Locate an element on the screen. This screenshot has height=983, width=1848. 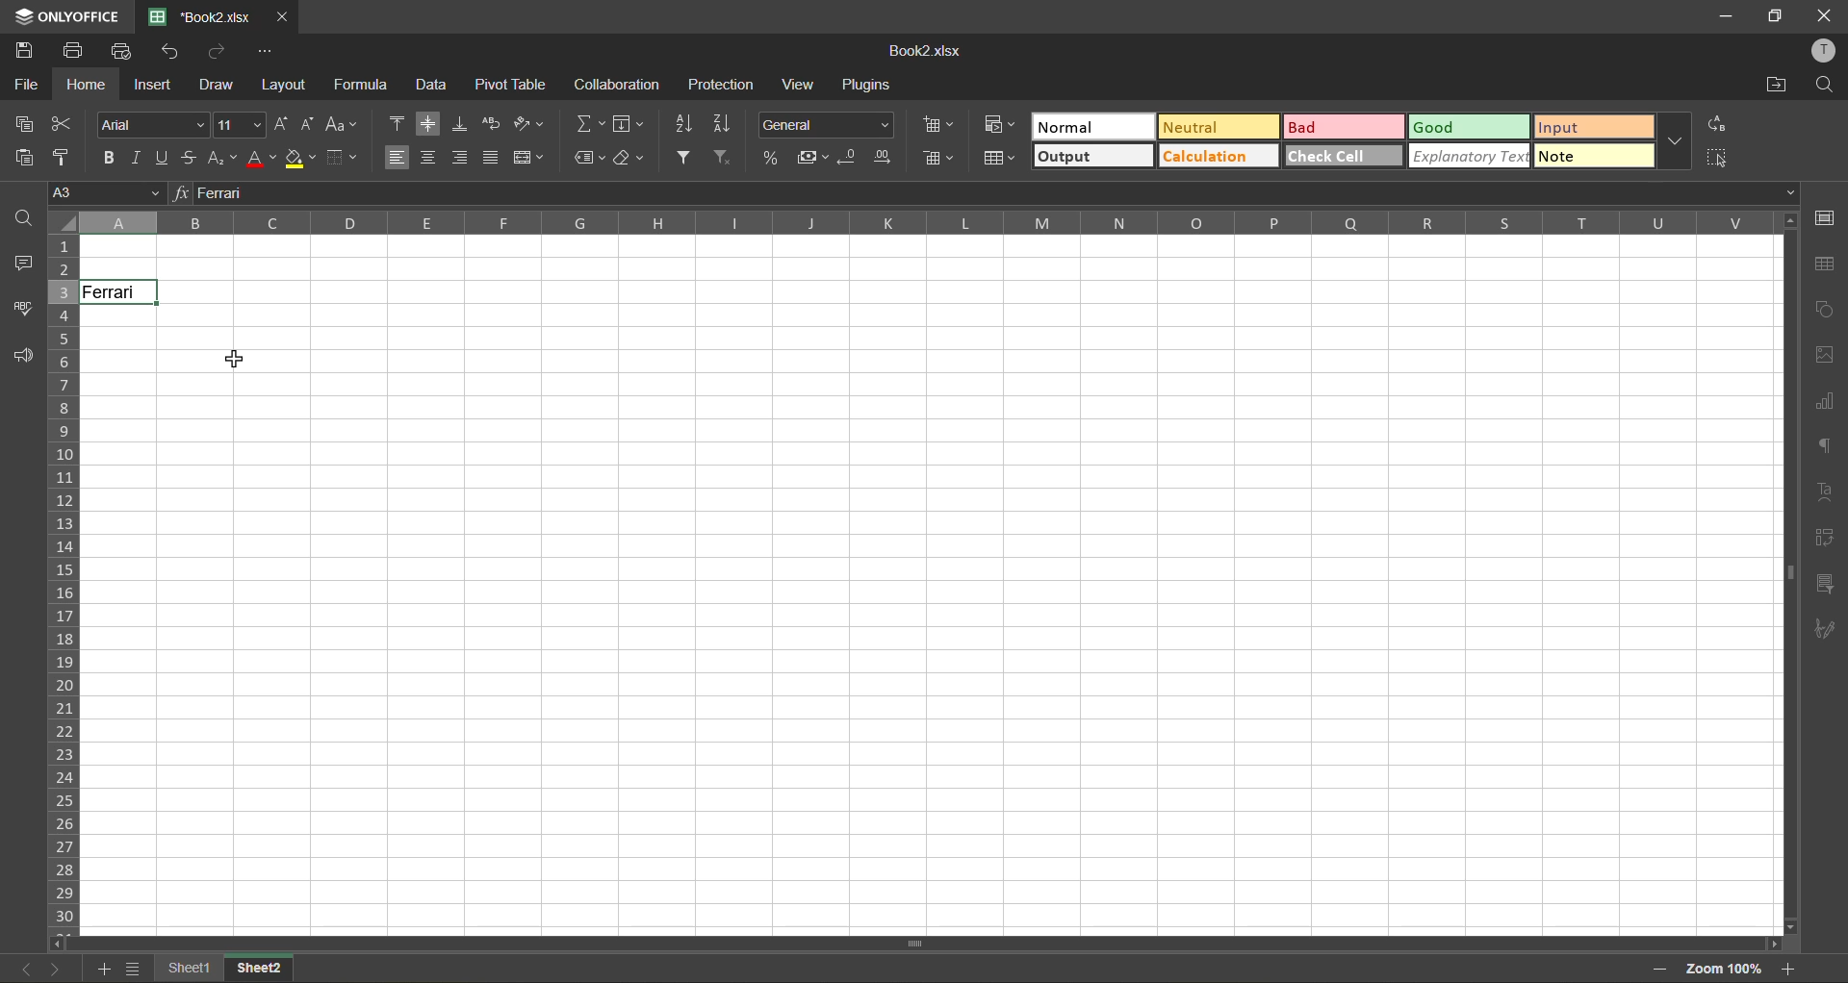
copy style is located at coordinates (64, 159).